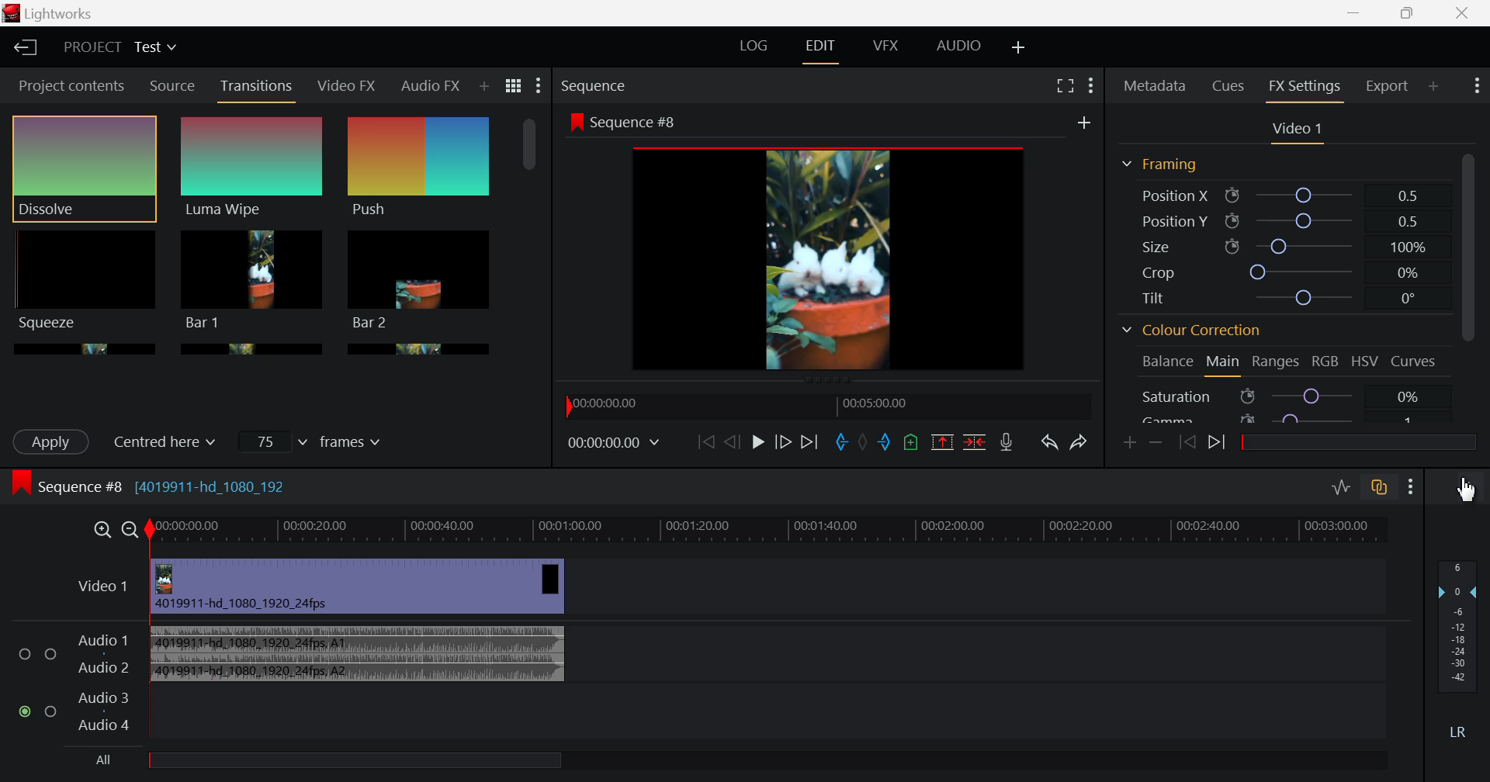  Describe the element at coordinates (172, 440) in the screenshot. I see `Centered here` at that location.